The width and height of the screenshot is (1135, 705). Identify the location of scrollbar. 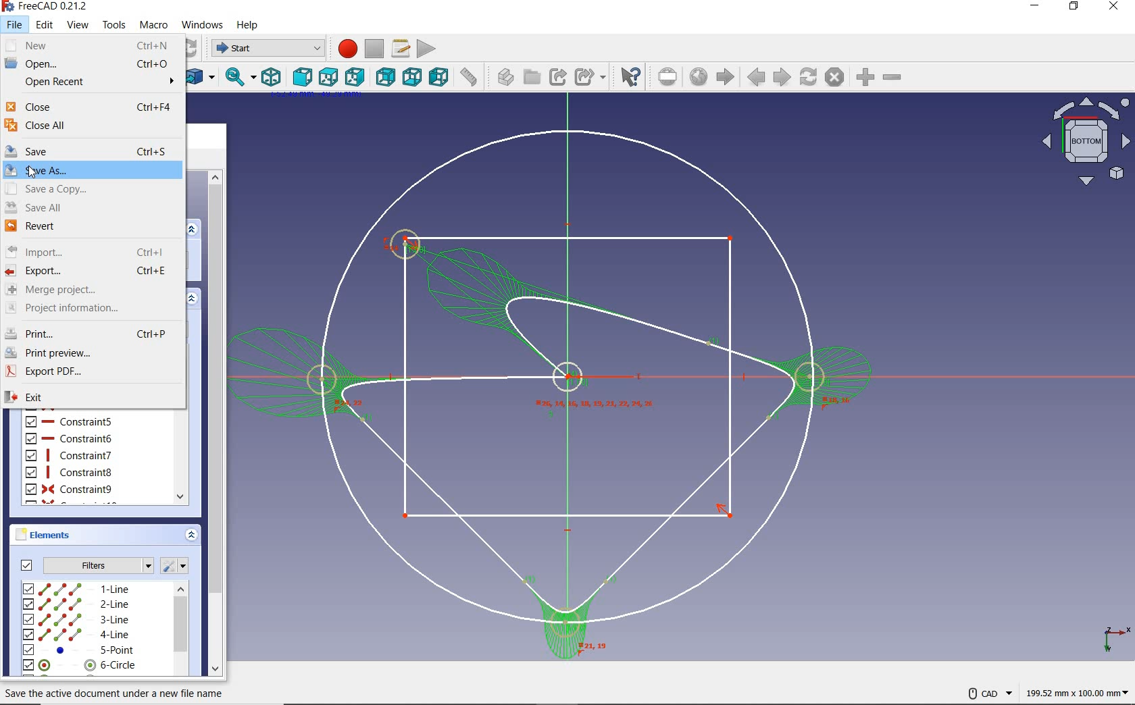
(180, 630).